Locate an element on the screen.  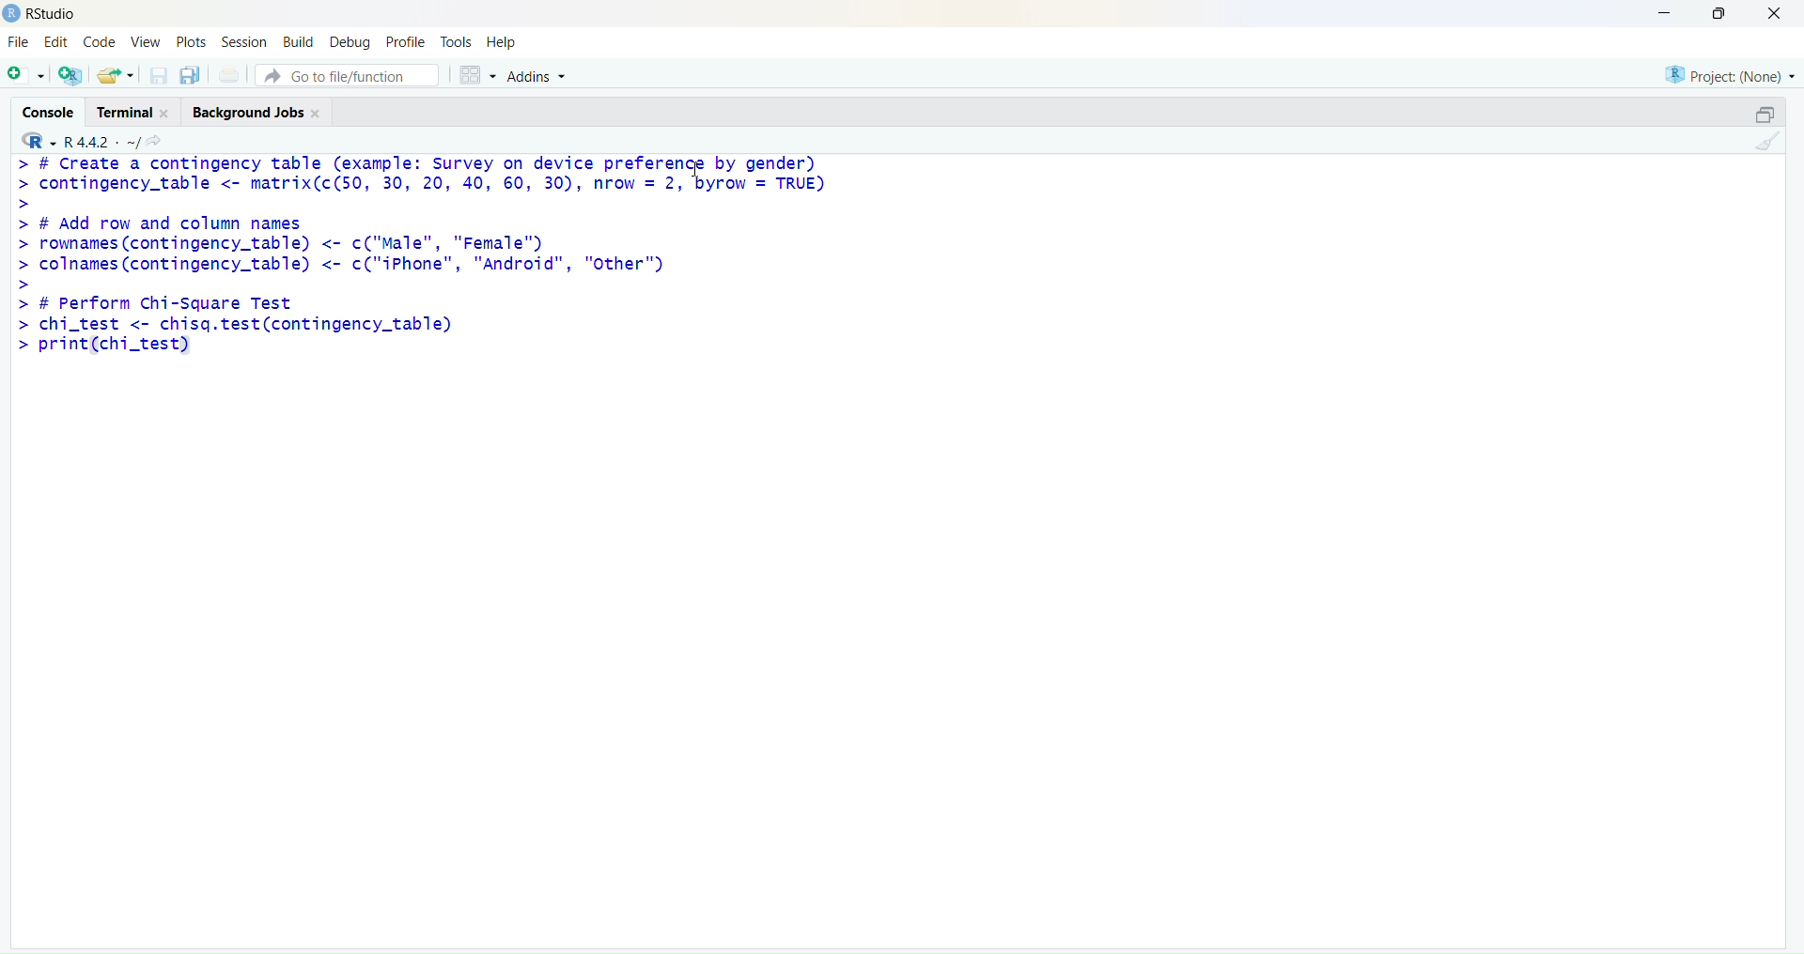
add file as is located at coordinates (27, 75).